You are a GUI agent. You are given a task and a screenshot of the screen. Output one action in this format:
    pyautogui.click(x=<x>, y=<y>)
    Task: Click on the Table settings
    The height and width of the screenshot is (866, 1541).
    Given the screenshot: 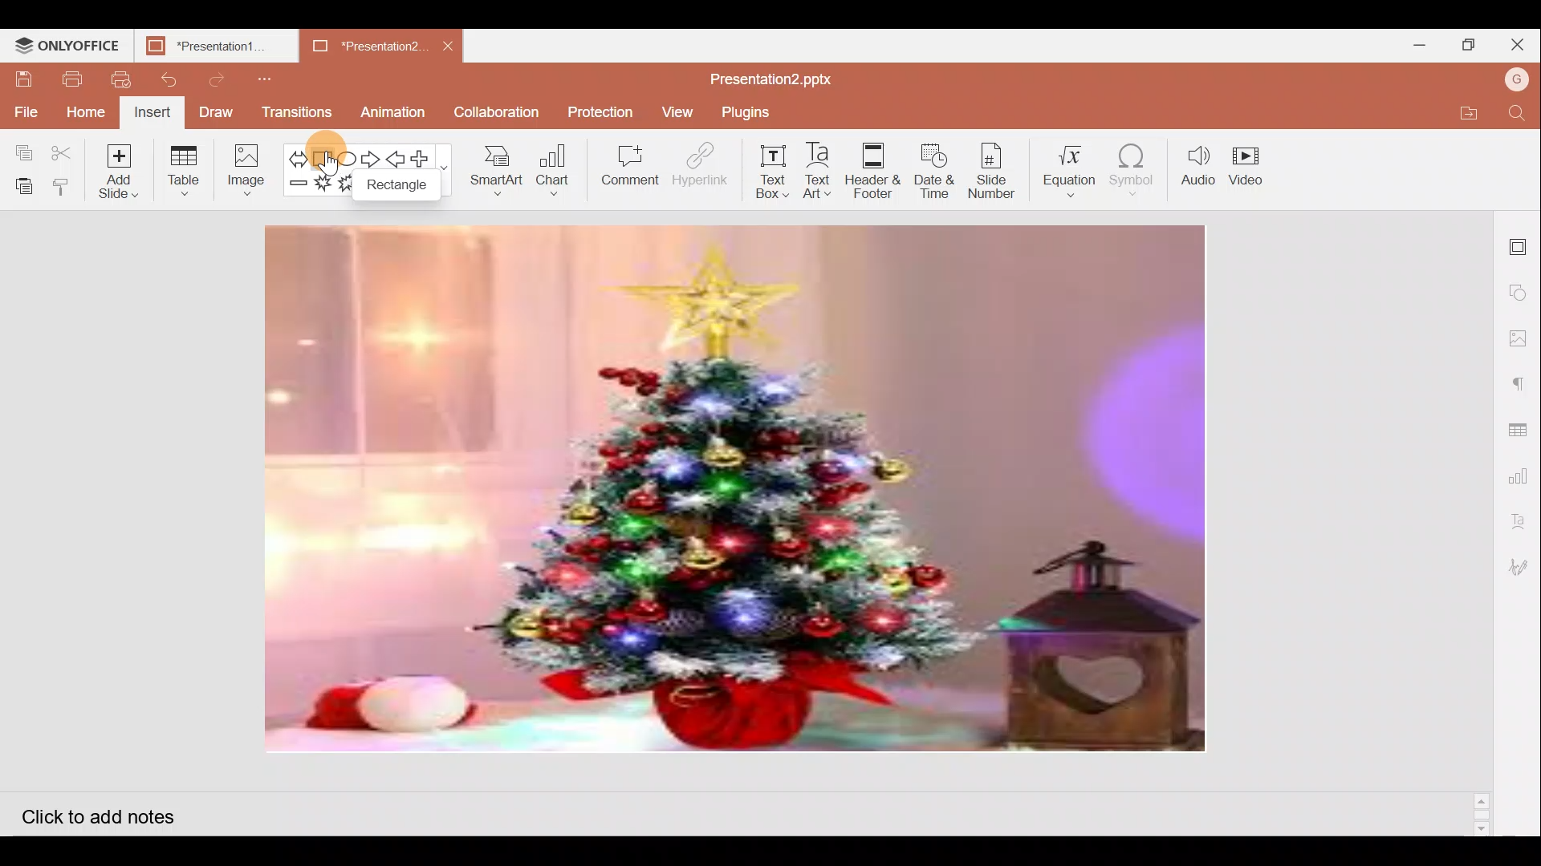 What is the action you would take?
    pyautogui.click(x=1522, y=421)
    